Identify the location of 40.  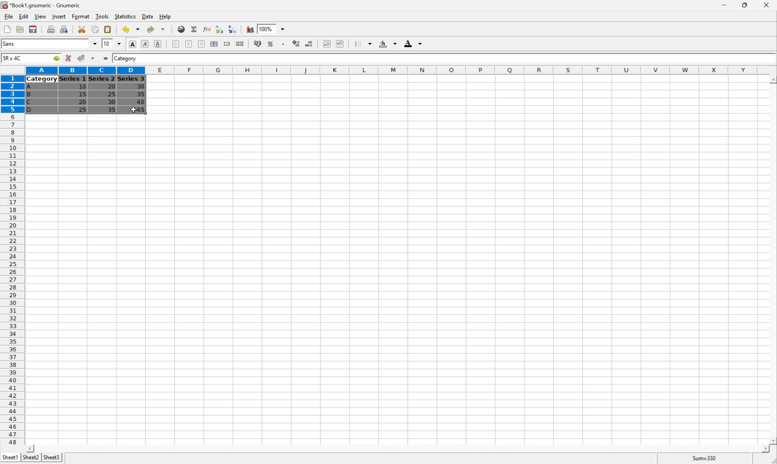
(141, 101).